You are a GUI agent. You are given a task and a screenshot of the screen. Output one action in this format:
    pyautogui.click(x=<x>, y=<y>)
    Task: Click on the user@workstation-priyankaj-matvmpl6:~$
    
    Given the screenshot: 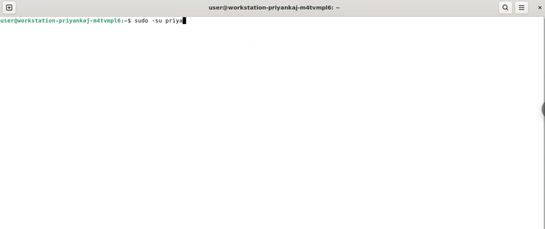 What is the action you would take?
    pyautogui.click(x=66, y=20)
    